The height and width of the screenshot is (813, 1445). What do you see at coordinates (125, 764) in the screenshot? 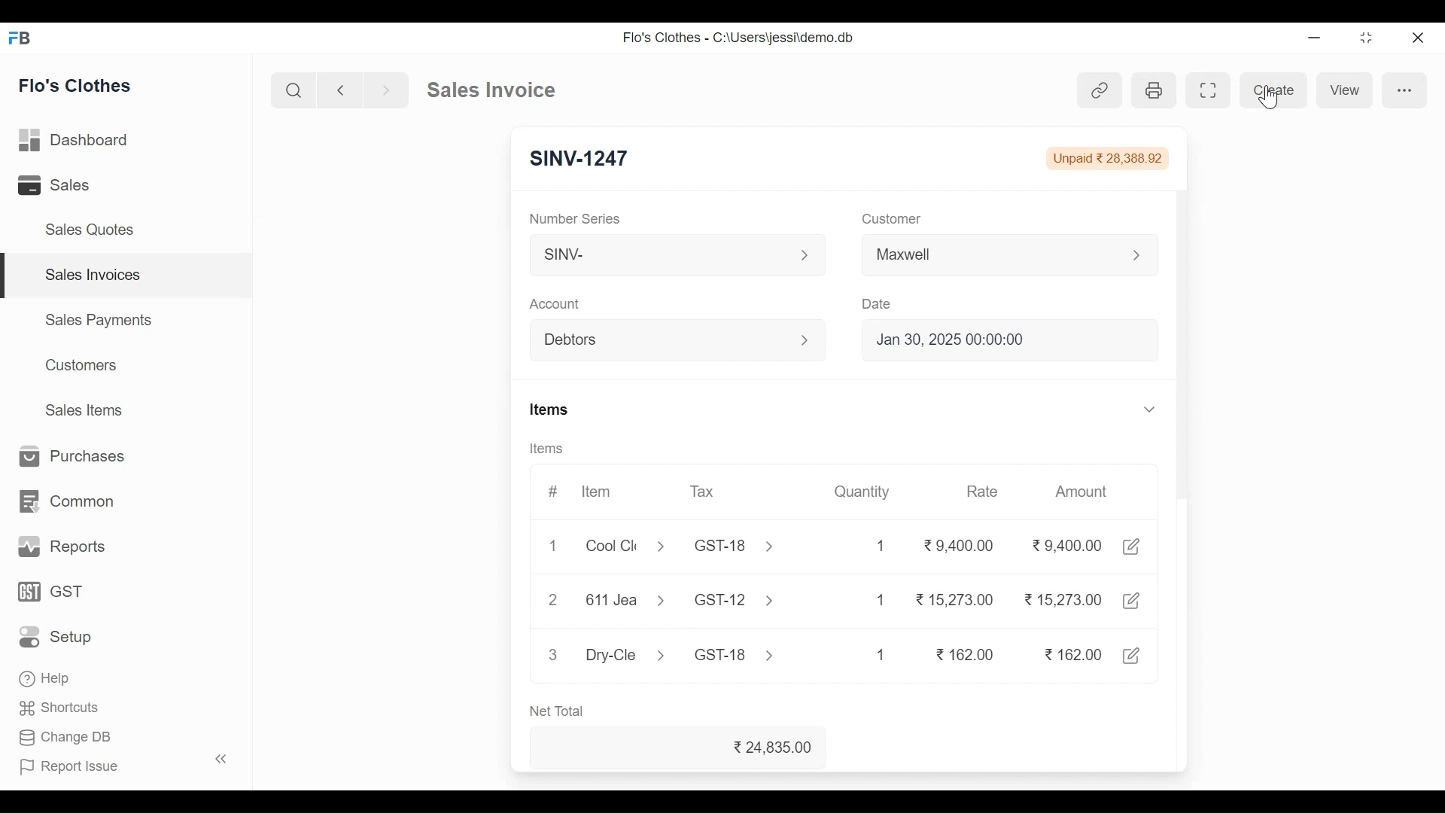
I see `| Report Issue` at bounding box center [125, 764].